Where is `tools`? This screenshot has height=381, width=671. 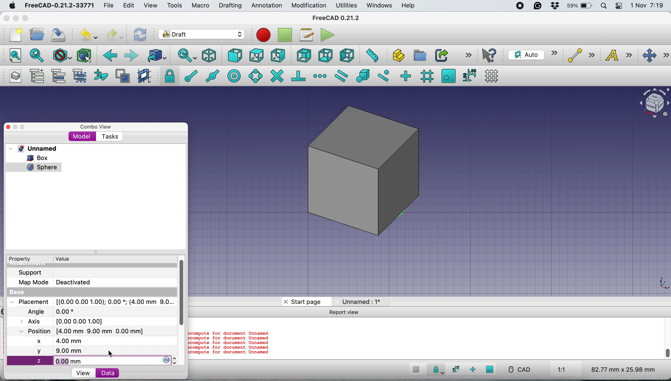 tools is located at coordinates (174, 6).